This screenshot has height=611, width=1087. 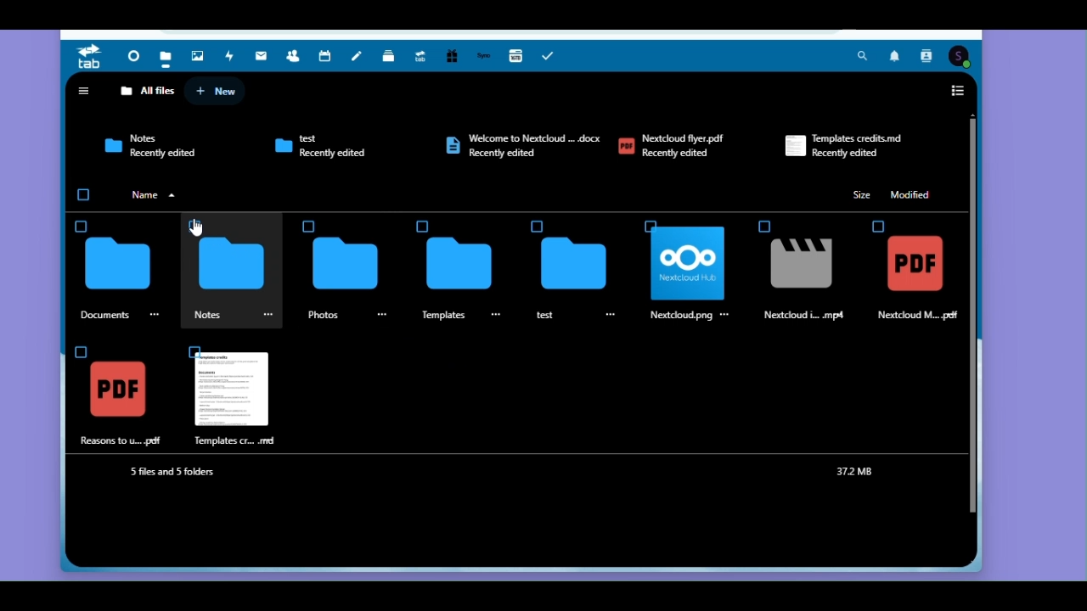 I want to click on wwe Nextcloud flyer.pdf, so click(x=539, y=136).